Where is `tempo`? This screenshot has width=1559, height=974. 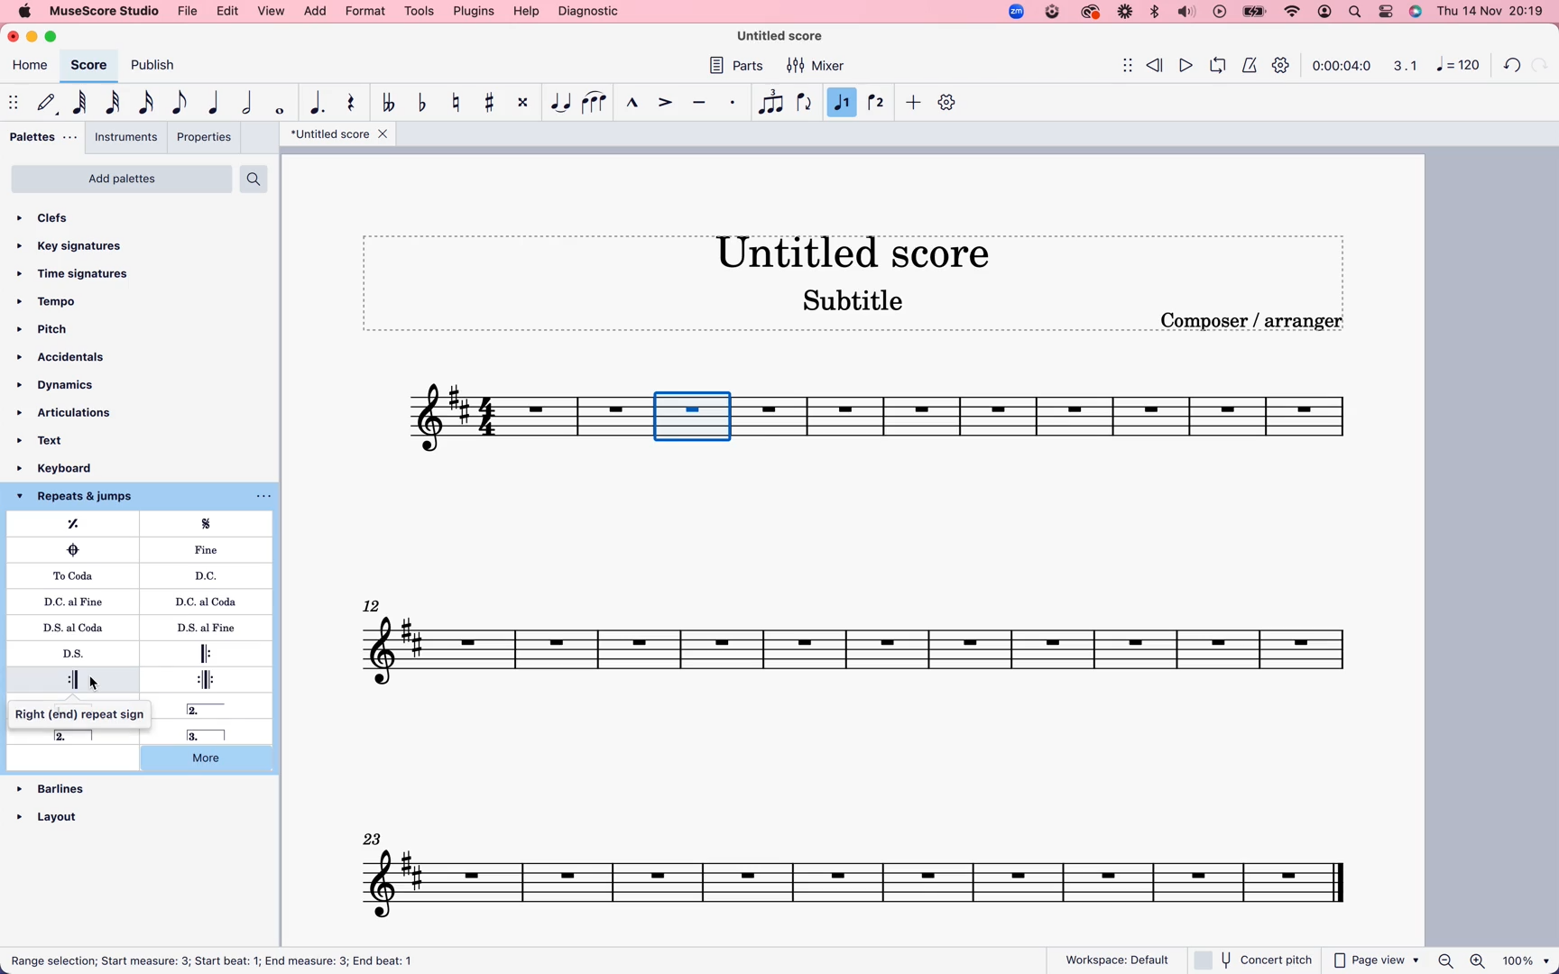 tempo is located at coordinates (58, 302).